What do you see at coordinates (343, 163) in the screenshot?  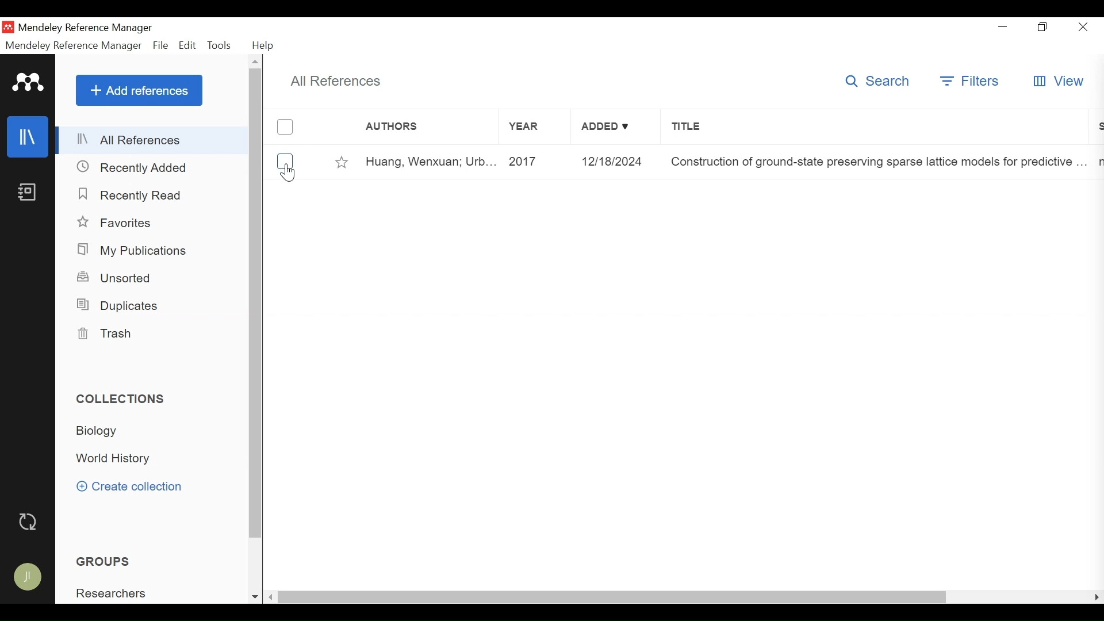 I see `Toggle Favorites` at bounding box center [343, 163].